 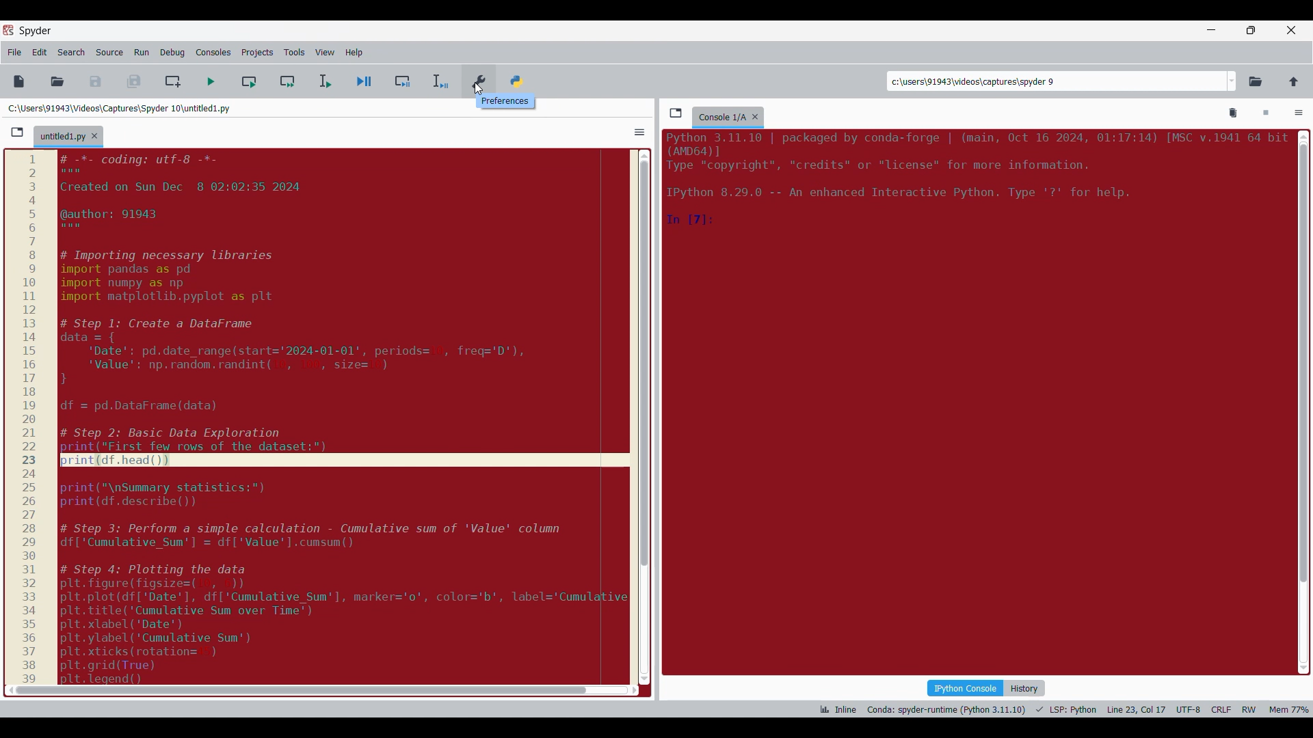 I want to click on Debug menu, so click(x=172, y=53).